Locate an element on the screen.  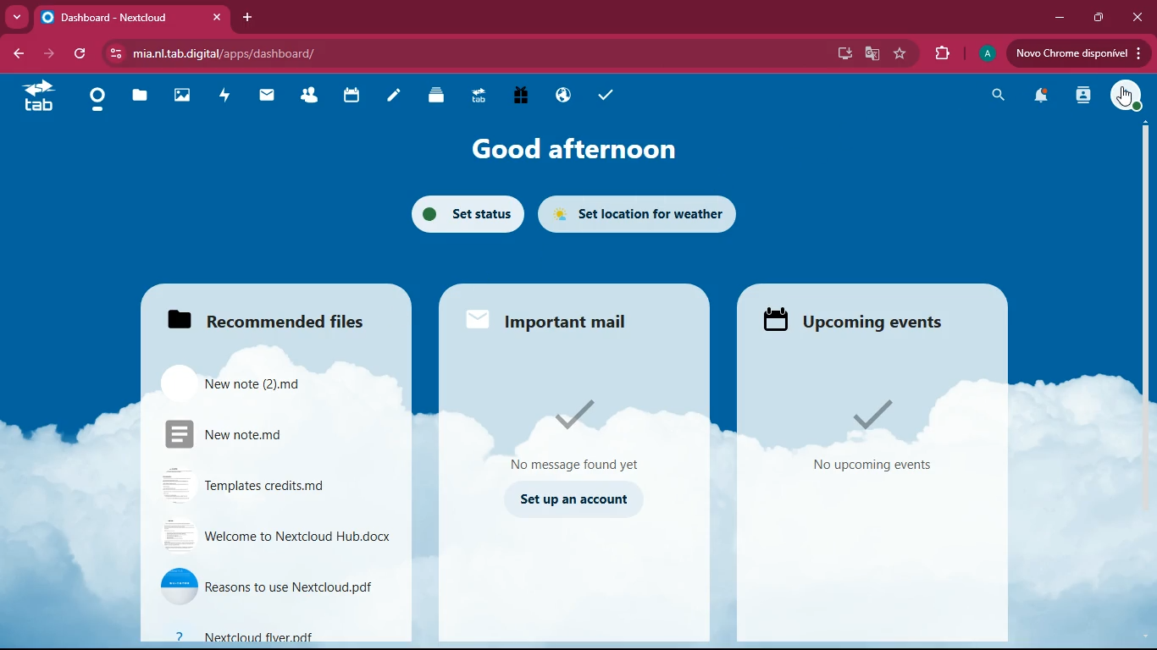
more is located at coordinates (16, 18).